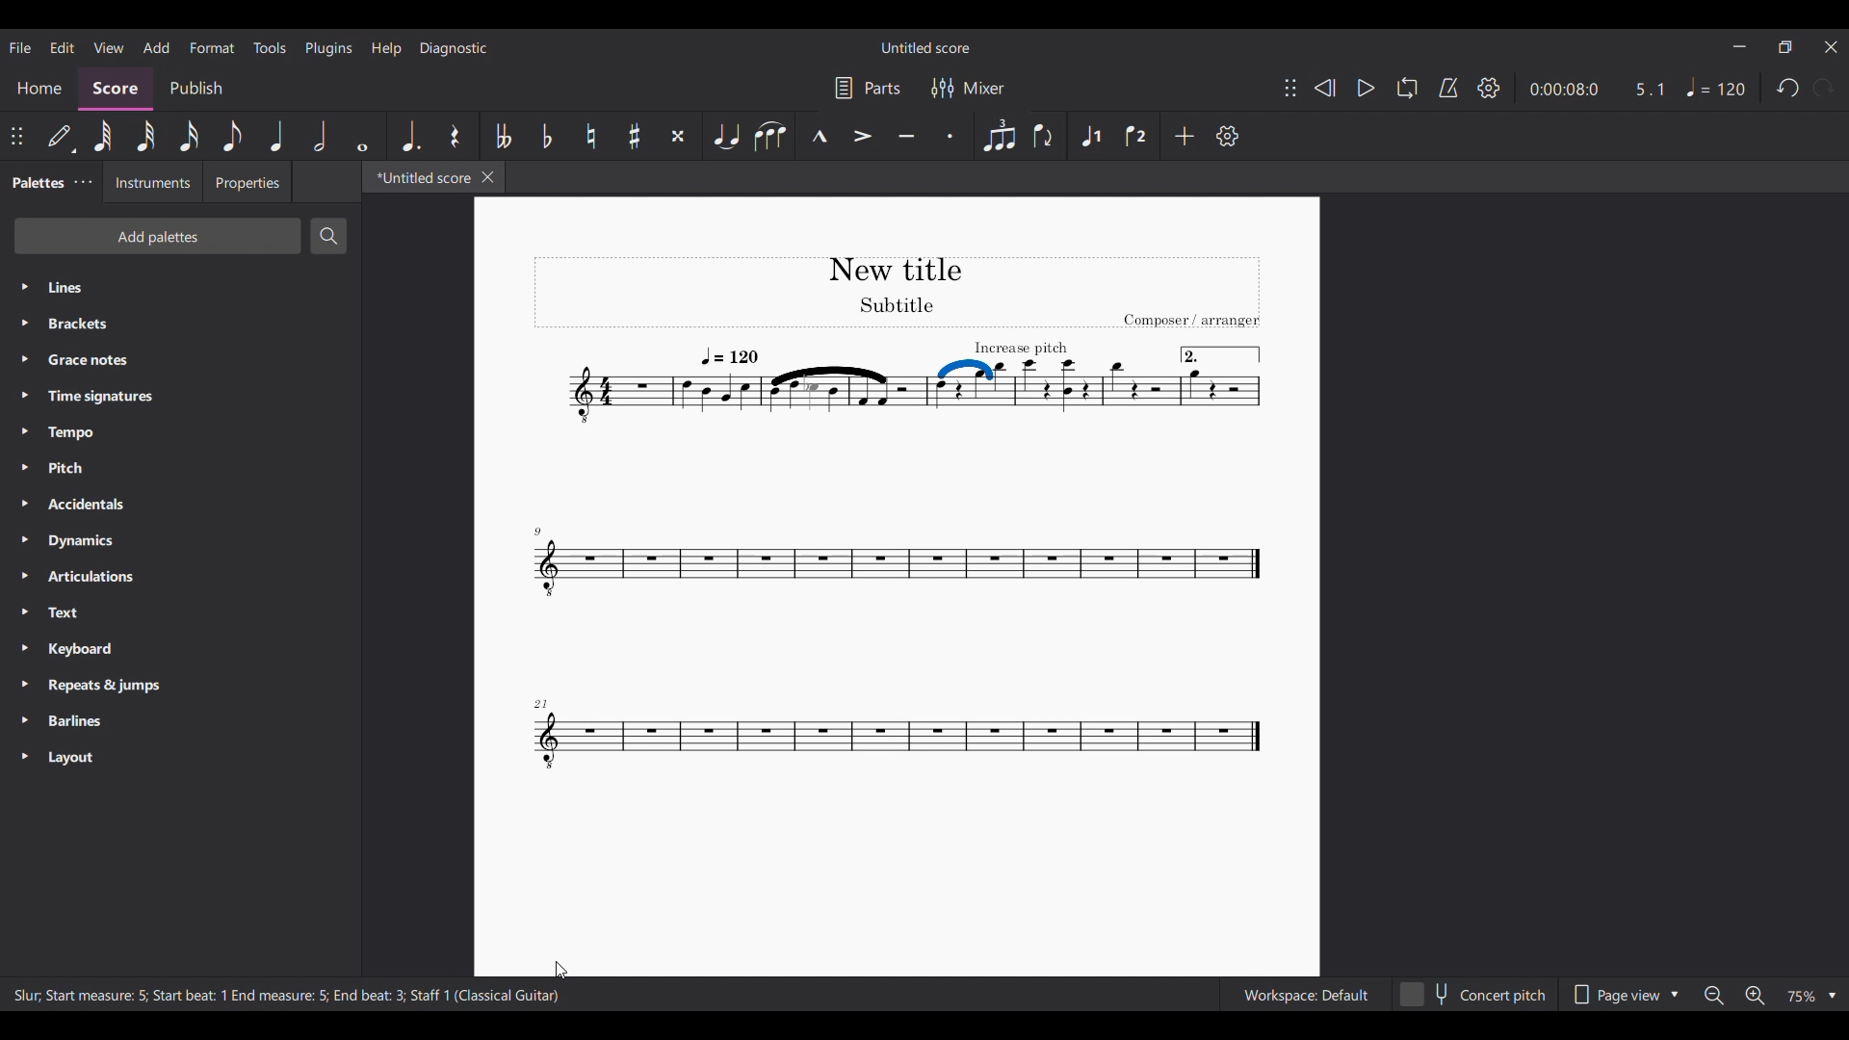 This screenshot has width=1849, height=1040. Describe the element at coordinates (39, 89) in the screenshot. I see `Home section` at that location.